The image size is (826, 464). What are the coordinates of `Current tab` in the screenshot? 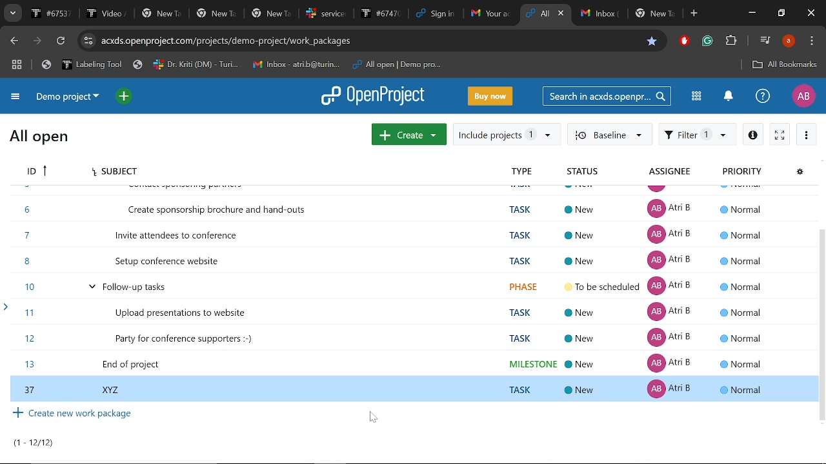 It's located at (537, 14).